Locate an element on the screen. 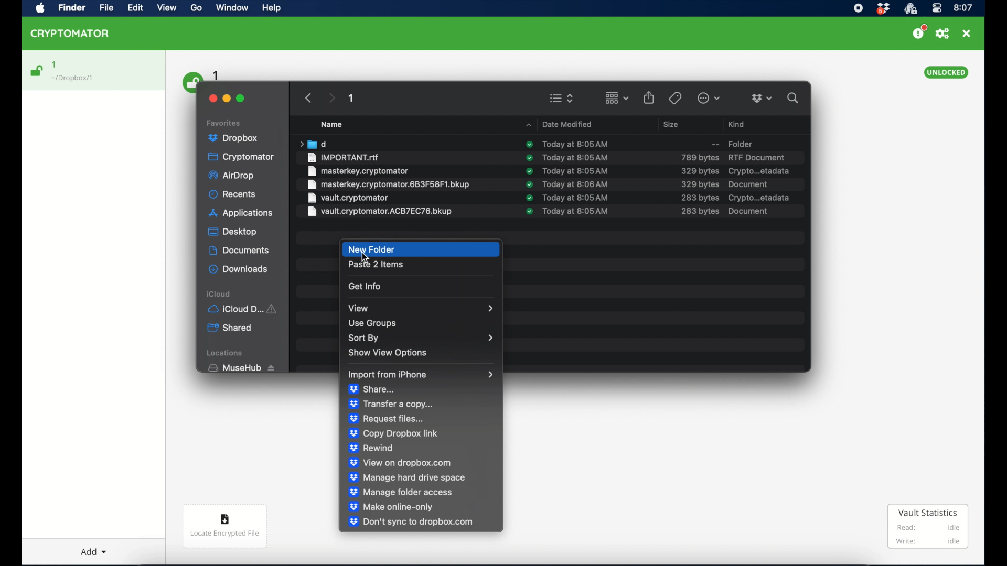 Image resolution: width=1007 pixels, height=566 pixels. size is located at coordinates (699, 171).